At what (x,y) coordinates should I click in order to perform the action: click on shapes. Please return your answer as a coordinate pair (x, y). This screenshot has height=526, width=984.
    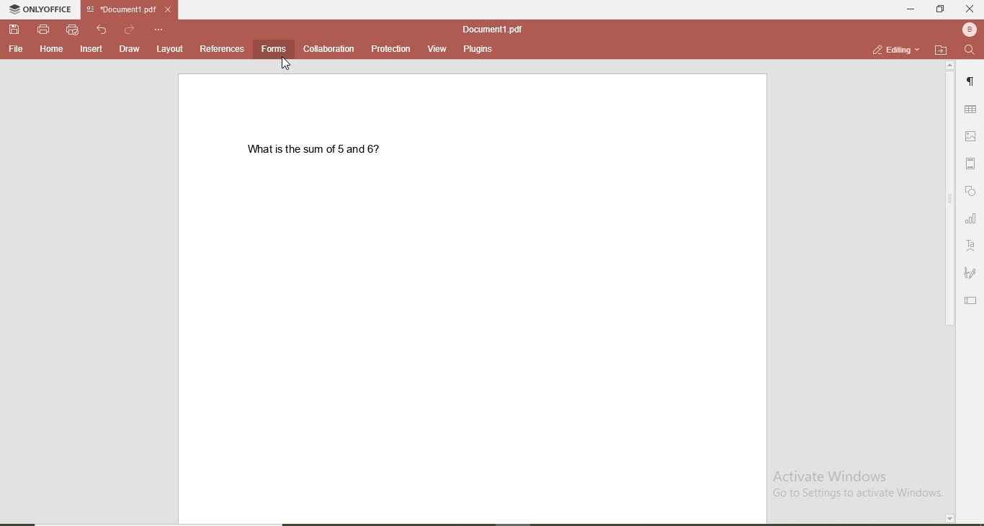
    Looking at the image, I should click on (972, 191).